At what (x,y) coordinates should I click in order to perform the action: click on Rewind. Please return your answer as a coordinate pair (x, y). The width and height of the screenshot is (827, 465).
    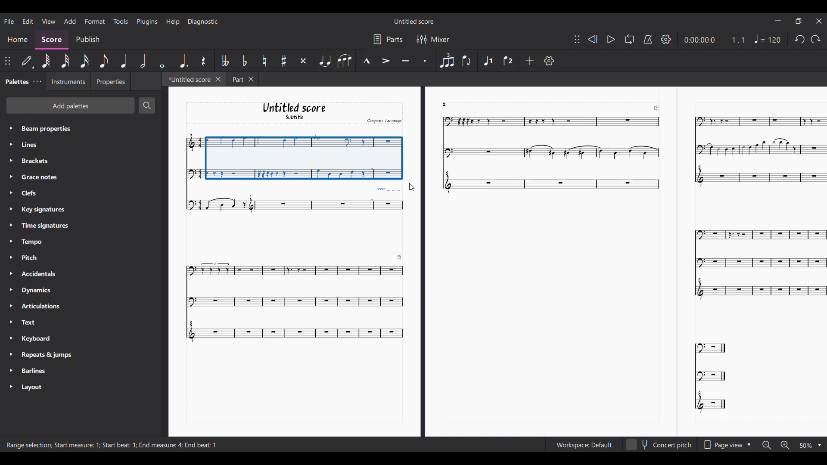
    Looking at the image, I should click on (592, 39).